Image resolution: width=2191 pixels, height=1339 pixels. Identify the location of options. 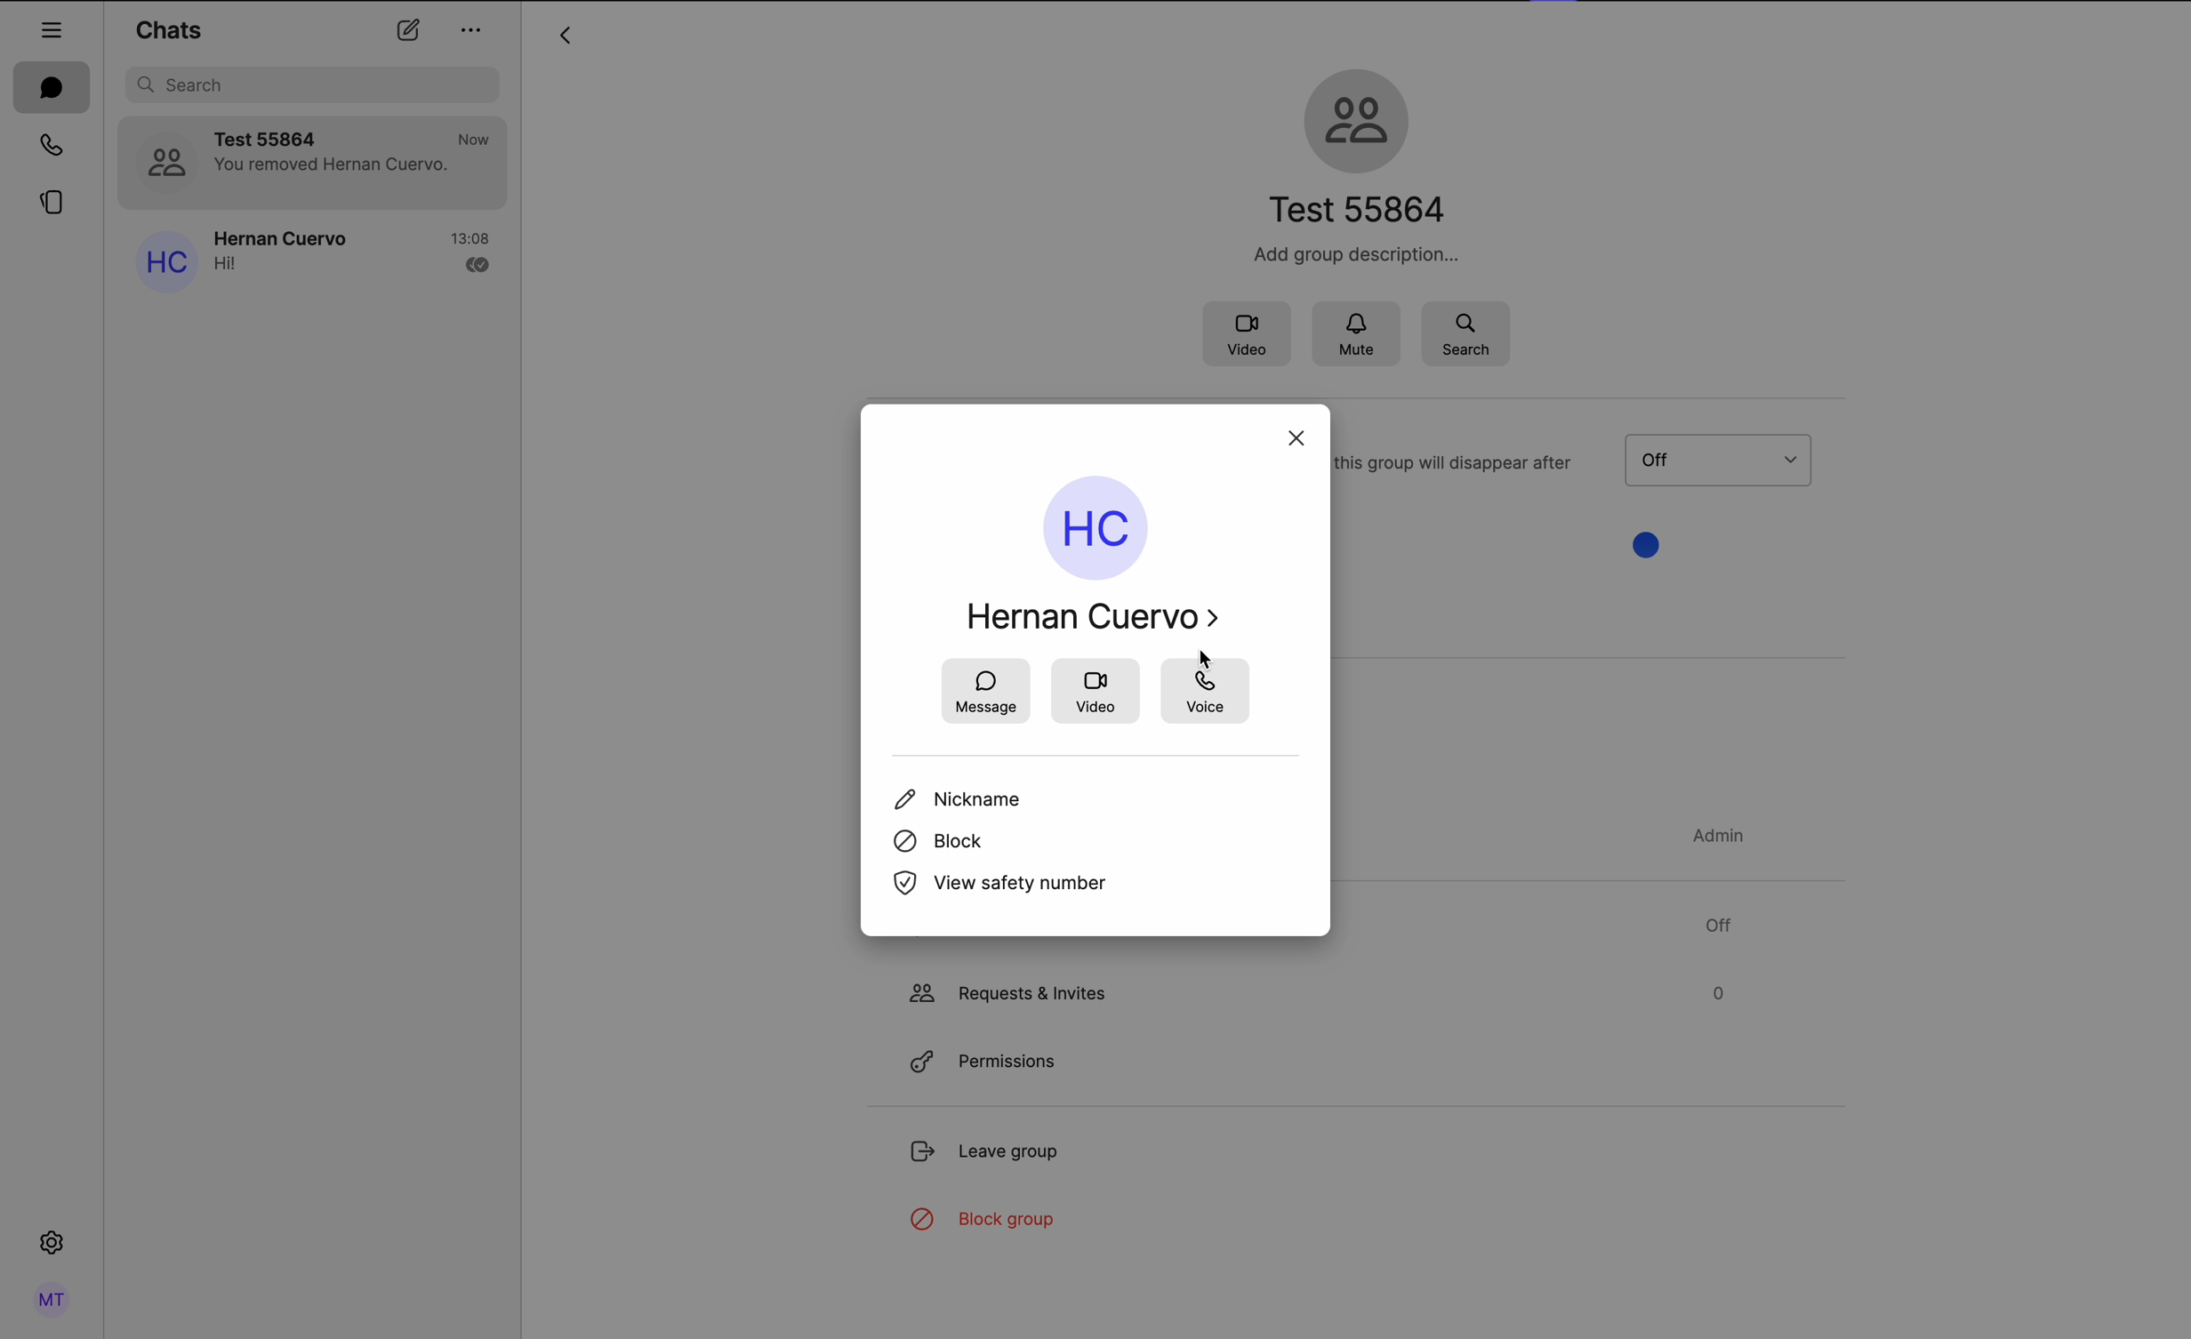
(472, 29).